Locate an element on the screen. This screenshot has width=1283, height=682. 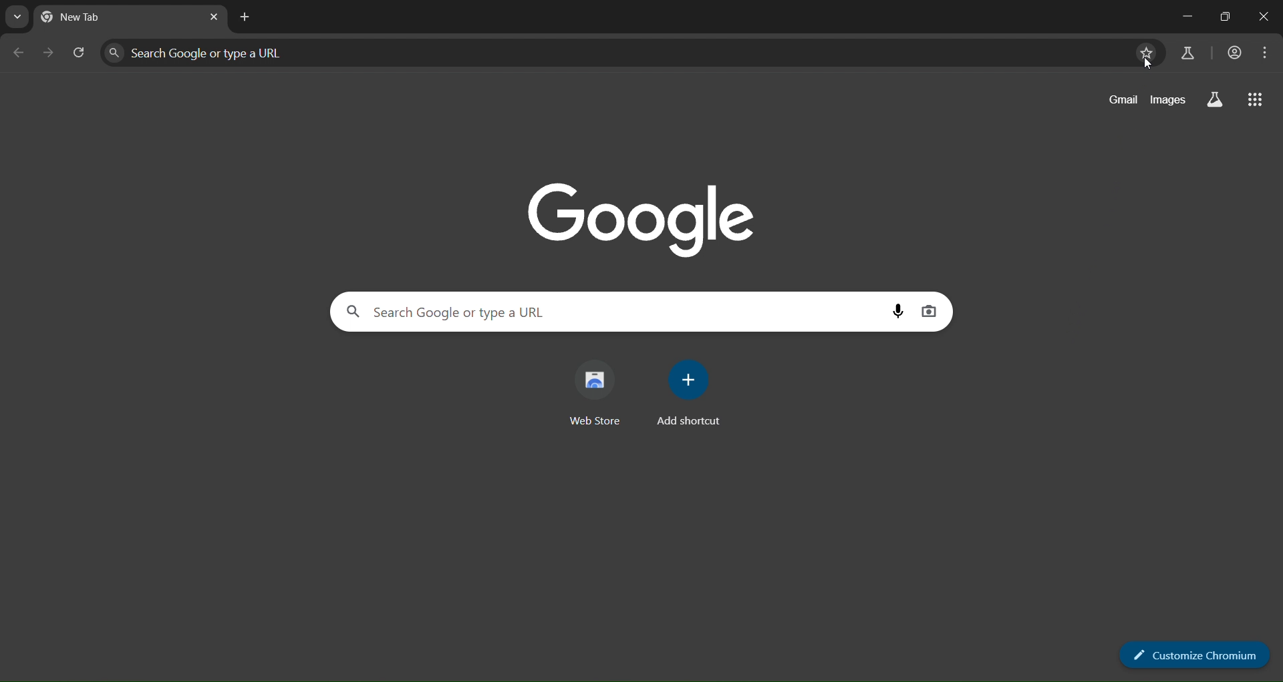
Search Google or type a URL is located at coordinates (608, 310).